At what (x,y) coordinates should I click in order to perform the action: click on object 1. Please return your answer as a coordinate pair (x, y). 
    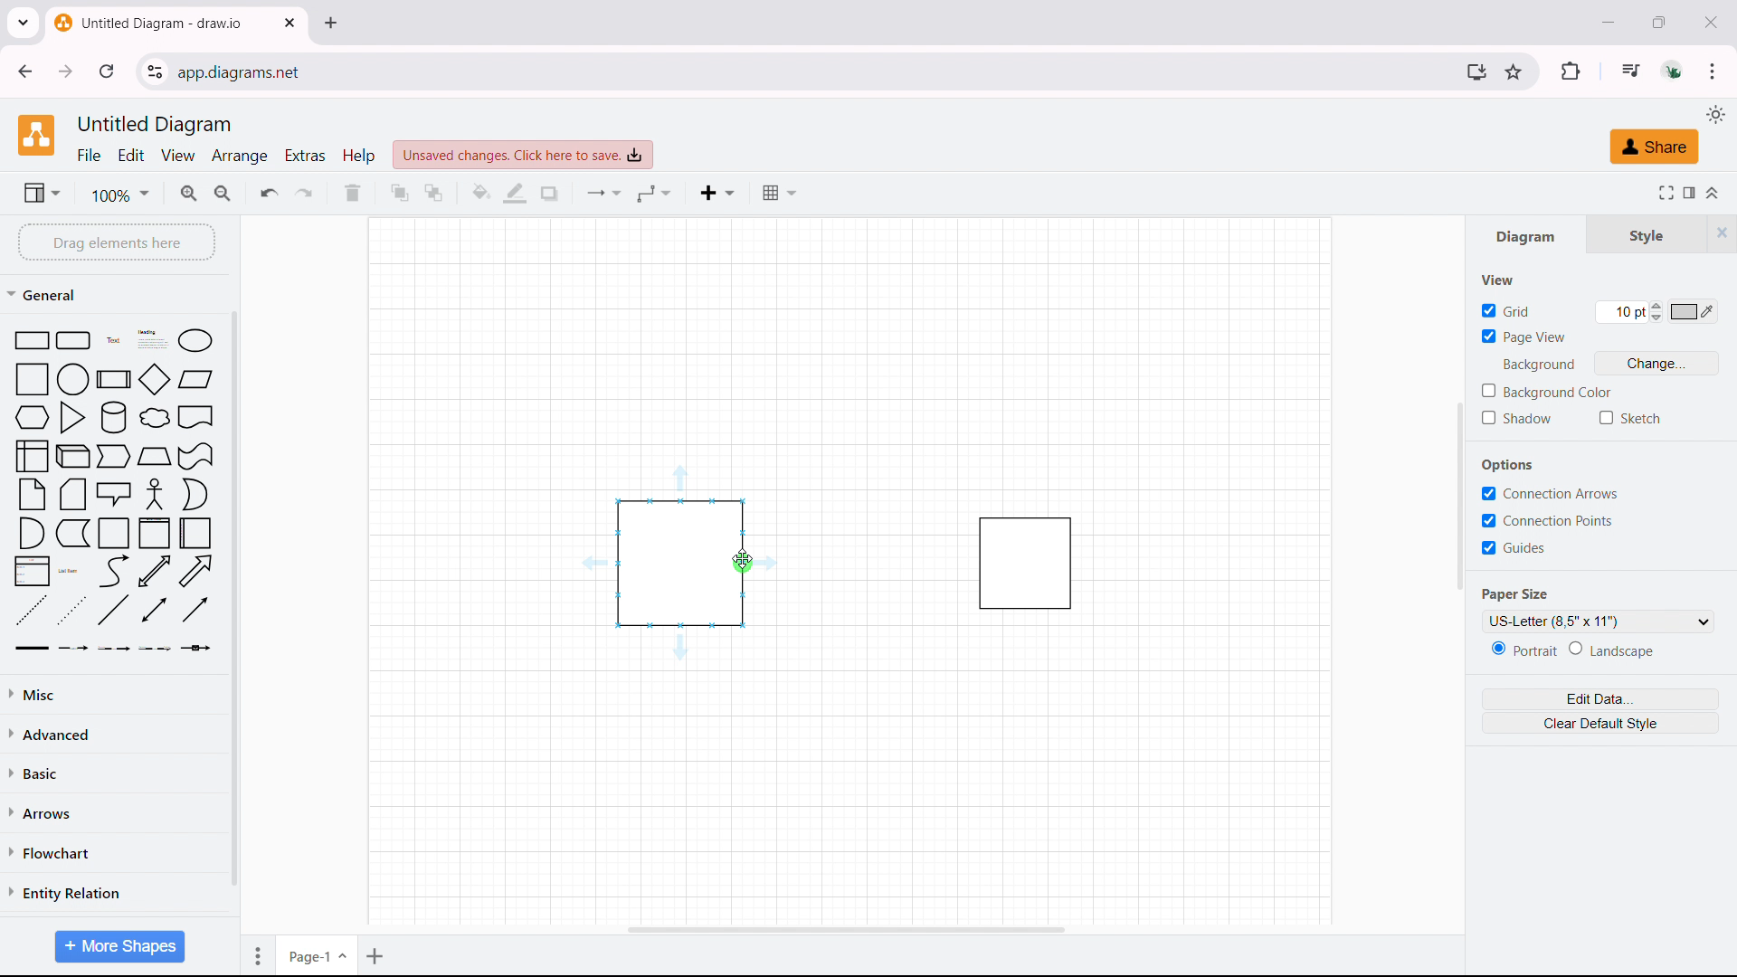
    Looking at the image, I should click on (679, 562).